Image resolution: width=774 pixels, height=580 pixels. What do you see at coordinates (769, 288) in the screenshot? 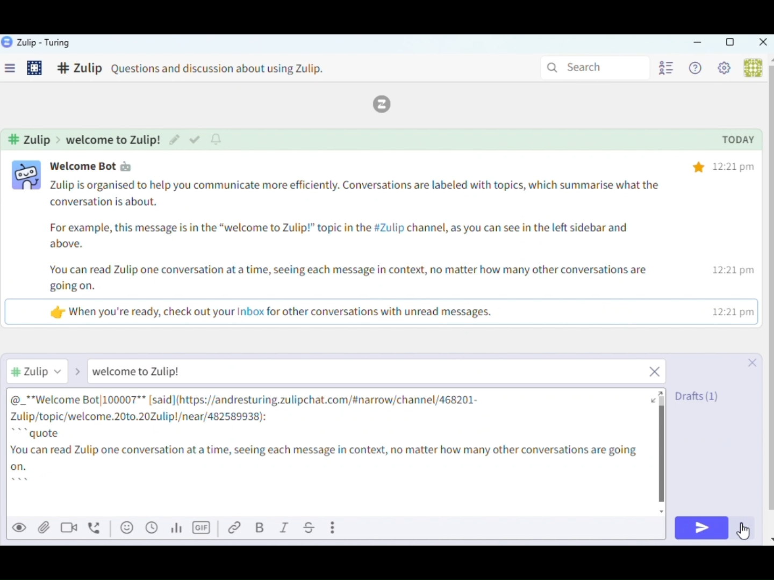
I see `vertical scroll bar` at bounding box center [769, 288].